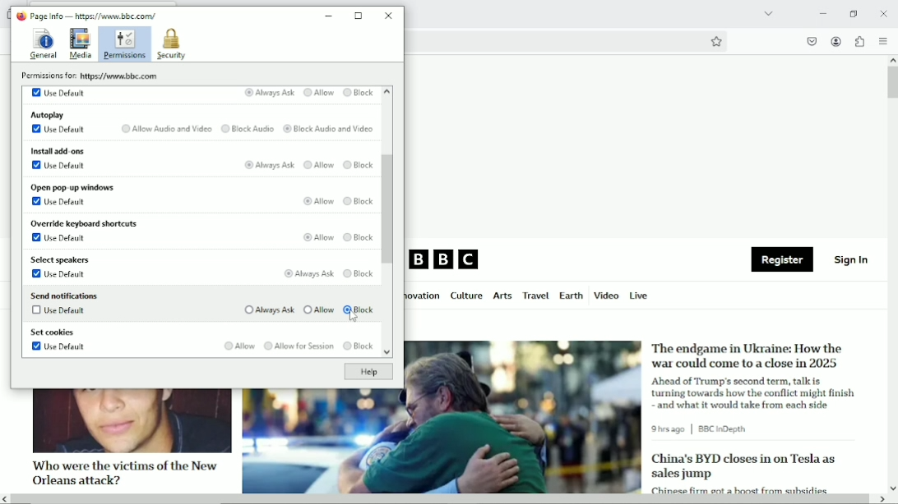 The image size is (898, 504). Describe the element at coordinates (892, 83) in the screenshot. I see `Vertical scrollbar` at that location.